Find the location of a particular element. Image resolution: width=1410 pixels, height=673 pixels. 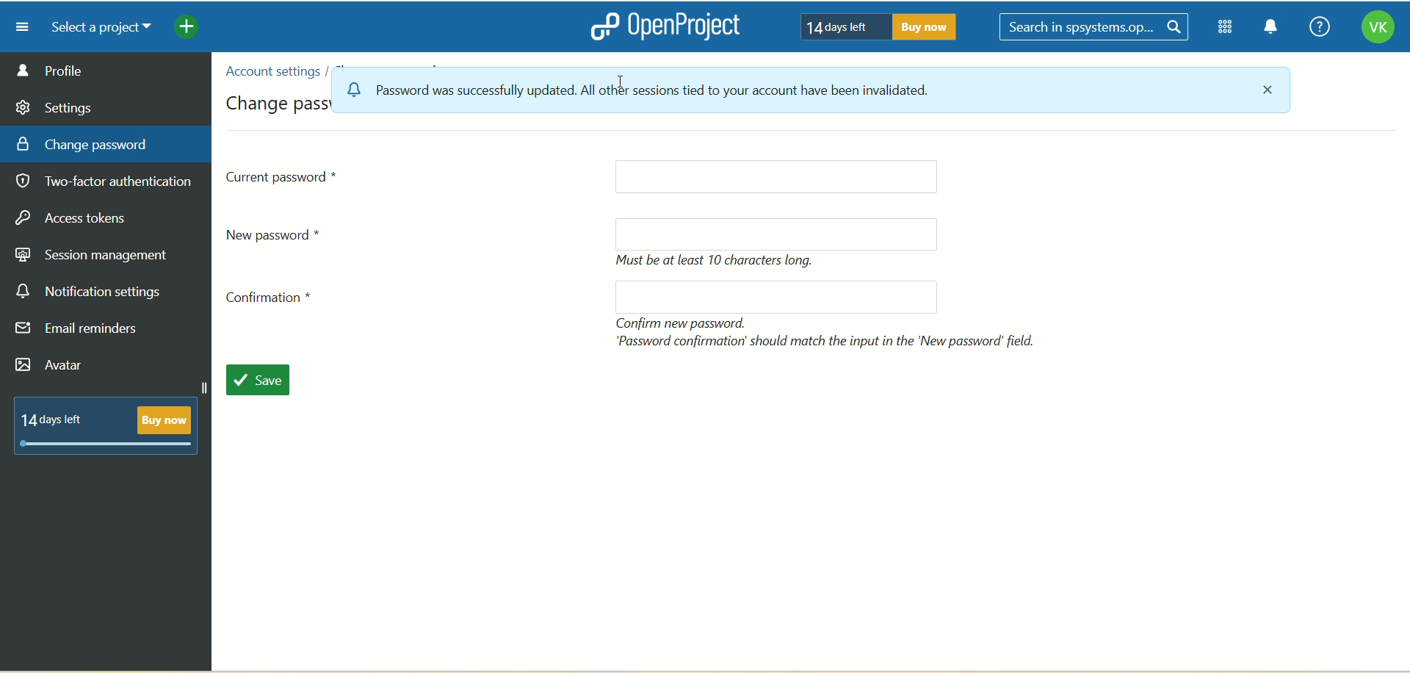

new password is located at coordinates (281, 234).